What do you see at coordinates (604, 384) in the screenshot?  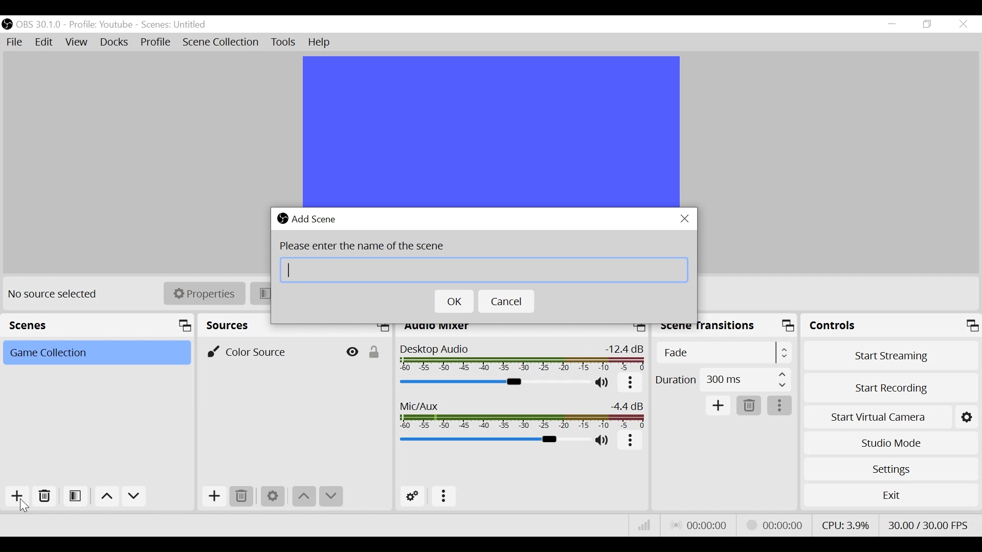 I see `(un)mute` at bounding box center [604, 384].